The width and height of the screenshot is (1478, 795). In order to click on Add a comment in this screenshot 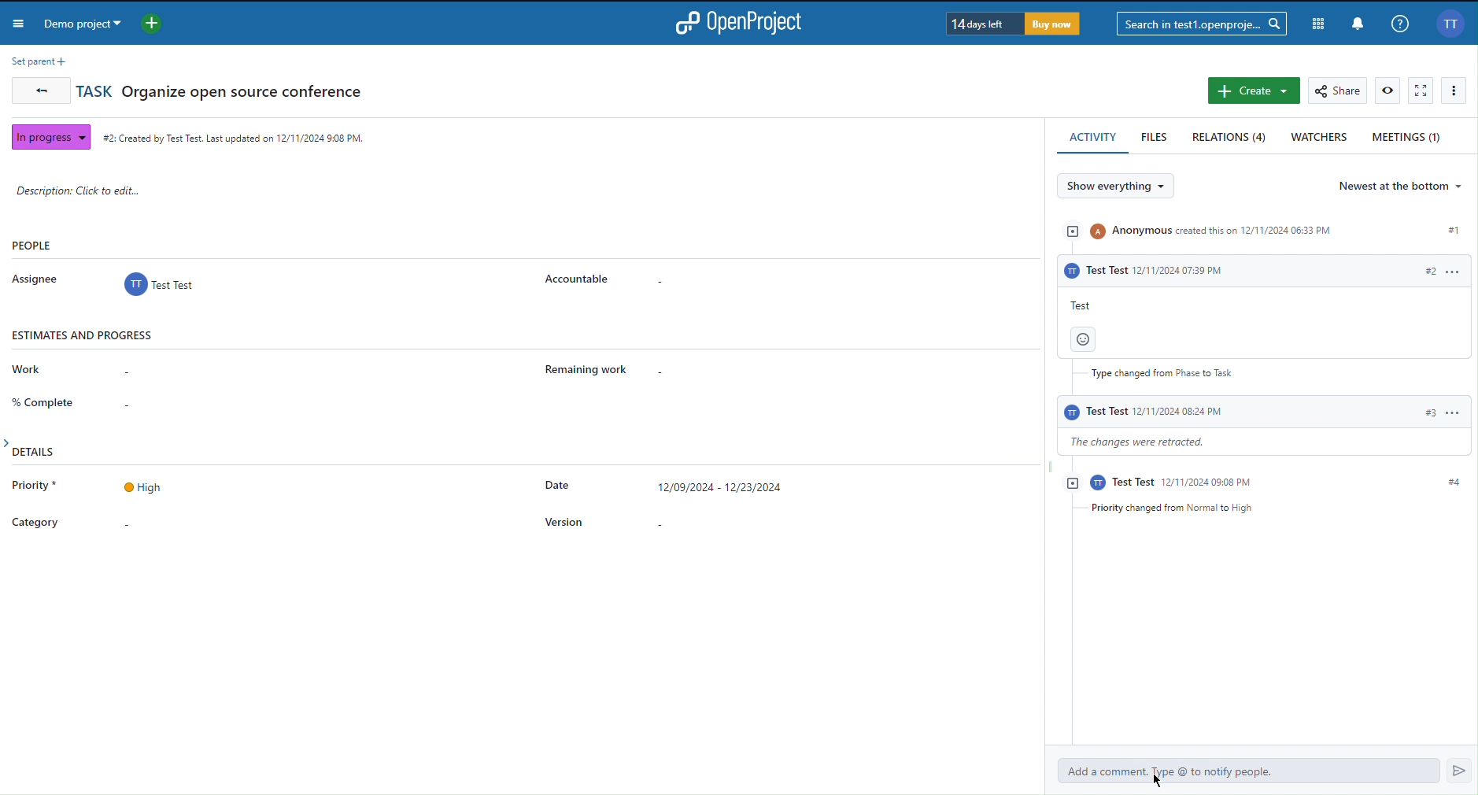, I will do `click(1261, 772)`.